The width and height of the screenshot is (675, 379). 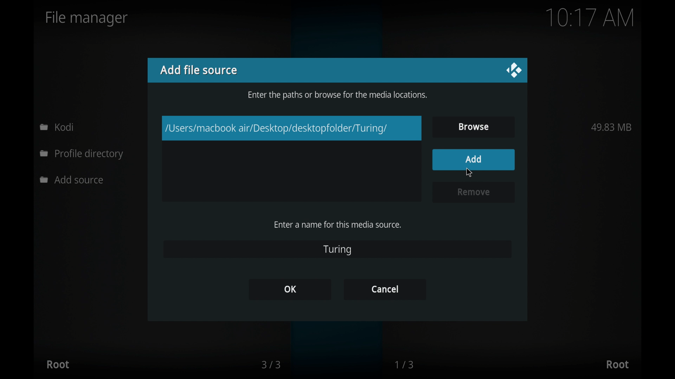 What do you see at coordinates (338, 95) in the screenshot?
I see `enter the paths or browse for the media locations` at bounding box center [338, 95].